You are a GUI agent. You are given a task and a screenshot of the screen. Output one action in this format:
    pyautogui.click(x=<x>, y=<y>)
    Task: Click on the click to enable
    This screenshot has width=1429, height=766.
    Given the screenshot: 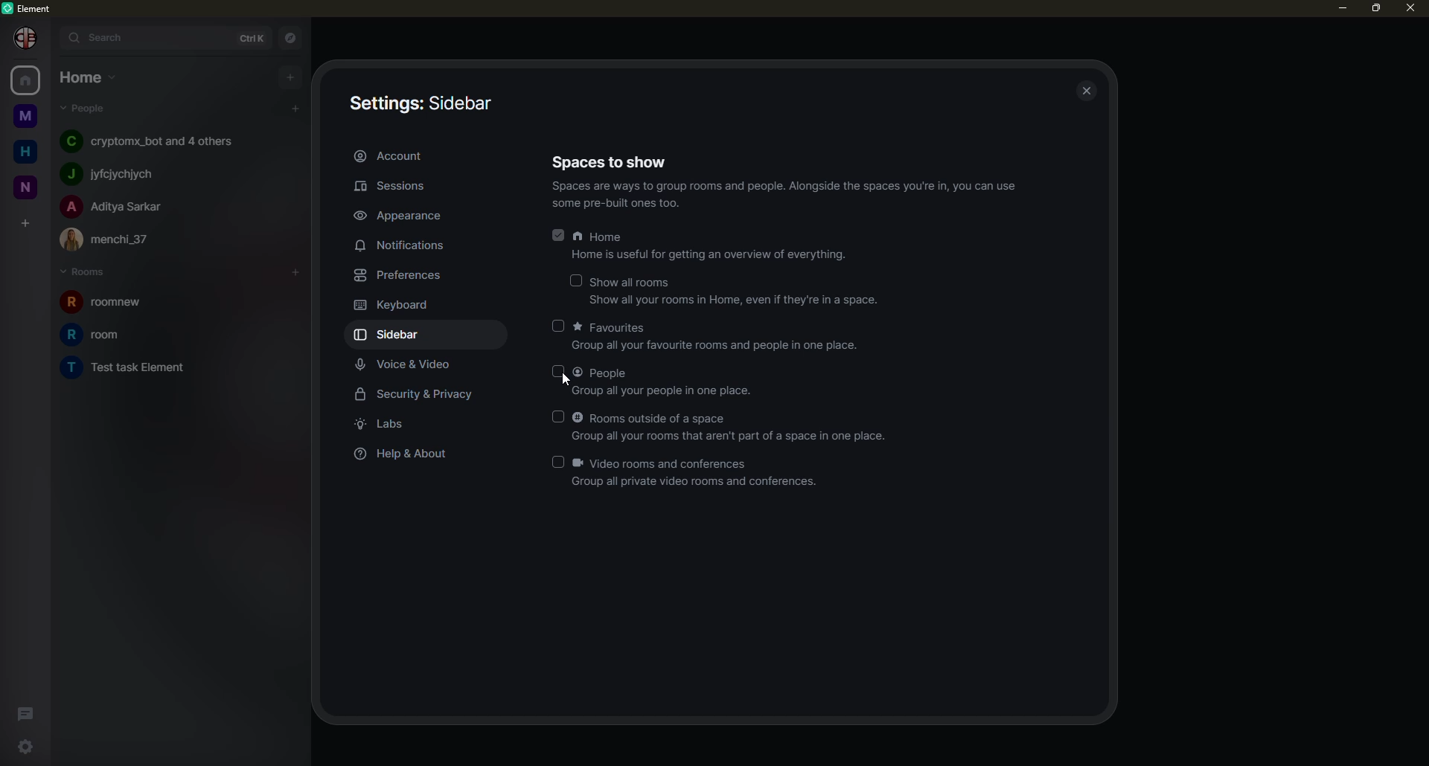 What is the action you would take?
    pyautogui.click(x=554, y=460)
    